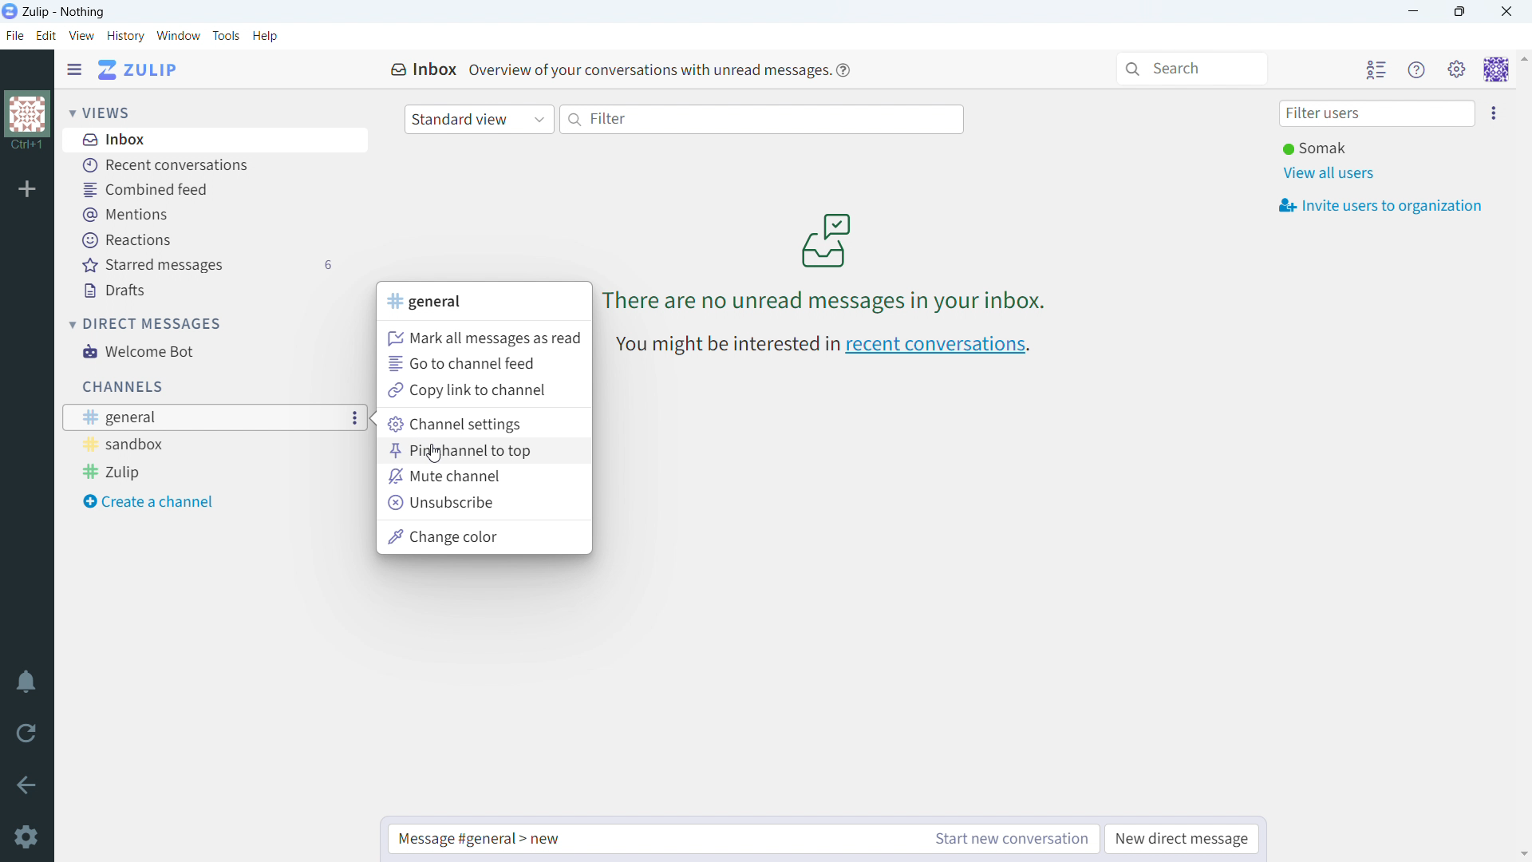 The width and height of the screenshot is (1532, 862). I want to click on image, so click(825, 239).